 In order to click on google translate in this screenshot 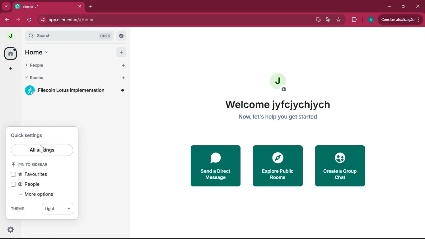, I will do `click(328, 20)`.